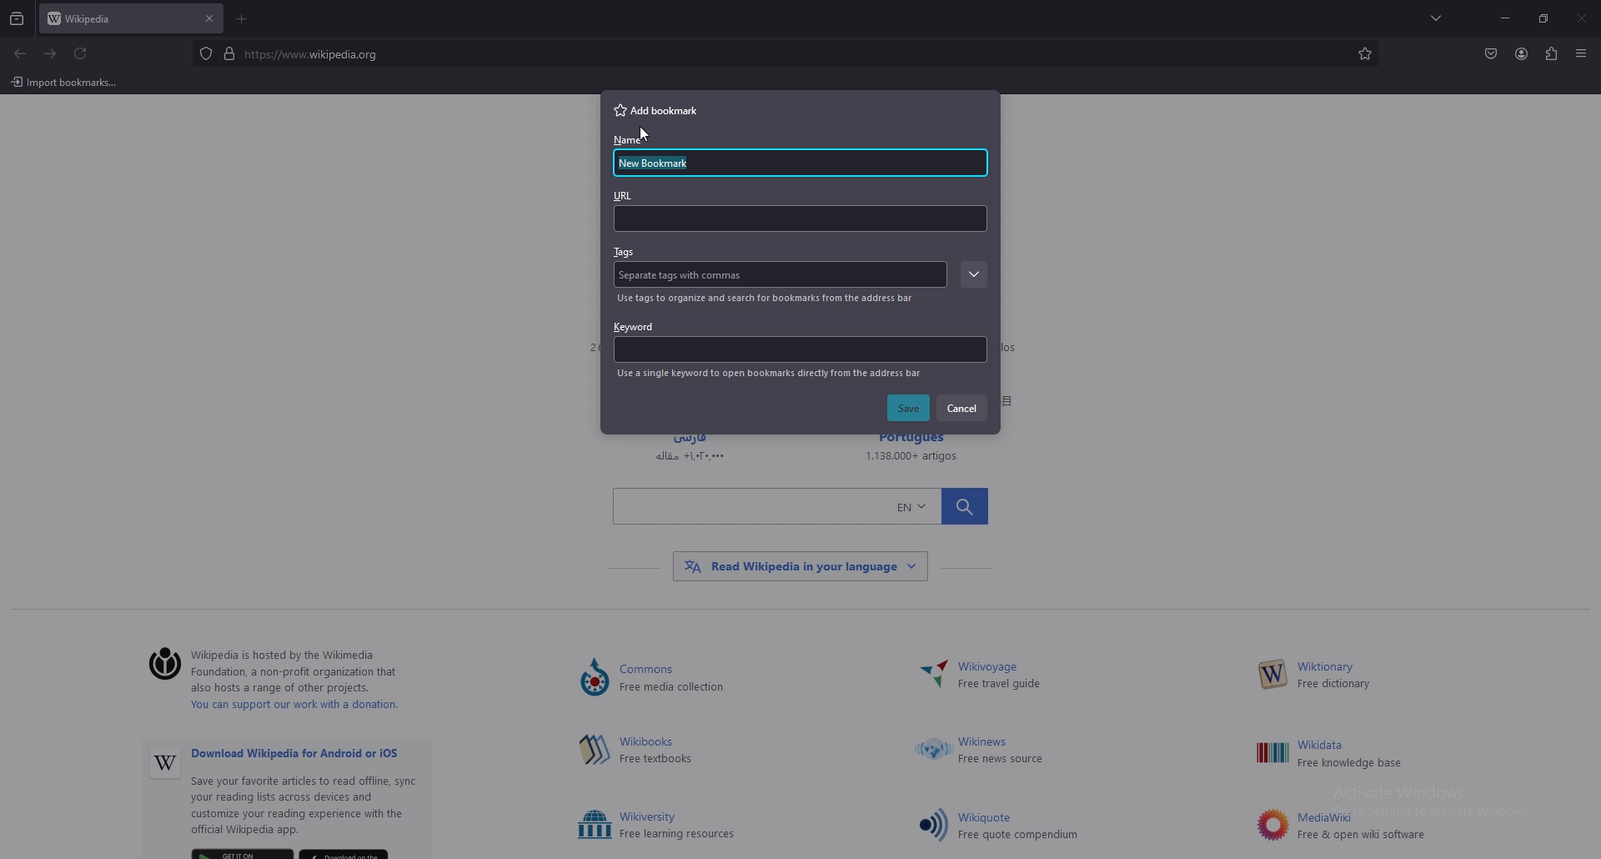 Image resolution: width=1601 pixels, height=859 pixels. Describe the element at coordinates (648, 134) in the screenshot. I see `` at that location.